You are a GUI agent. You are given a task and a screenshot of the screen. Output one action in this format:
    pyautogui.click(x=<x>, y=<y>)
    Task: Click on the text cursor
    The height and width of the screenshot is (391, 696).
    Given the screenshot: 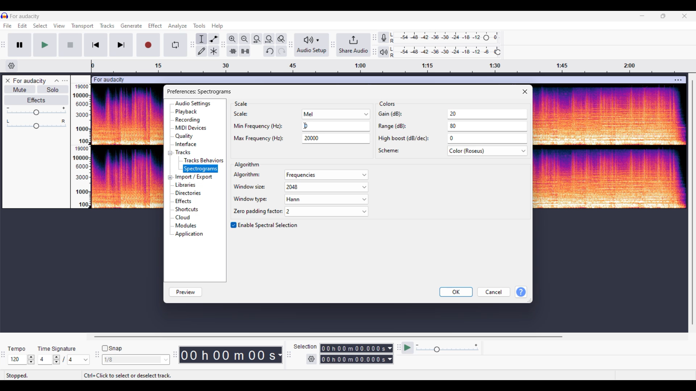 What is the action you would take?
    pyautogui.click(x=304, y=126)
    